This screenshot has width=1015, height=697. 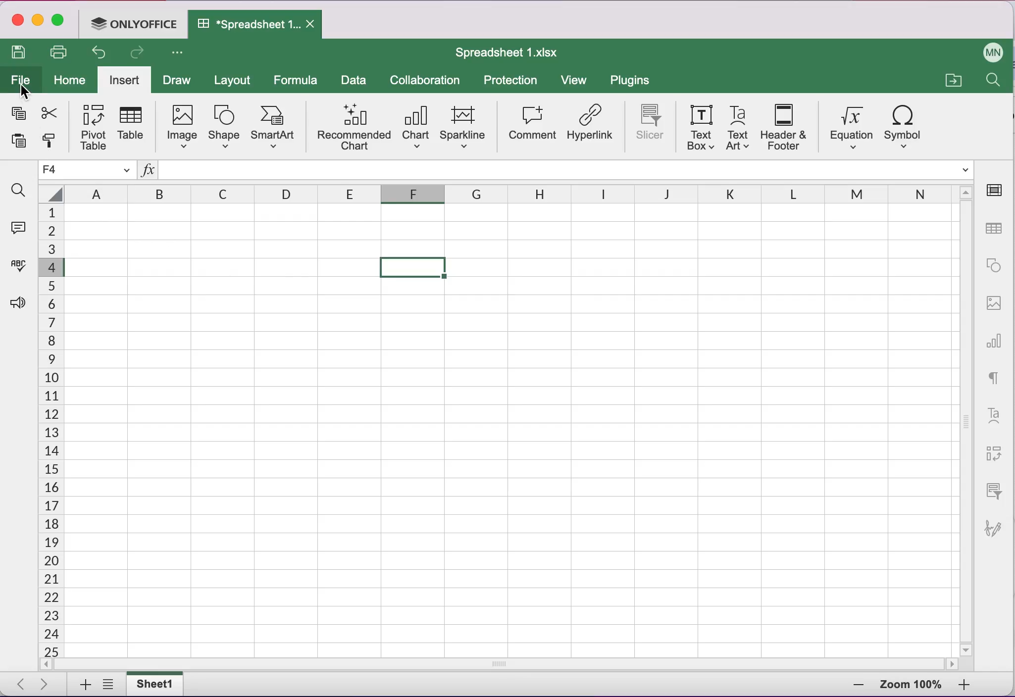 What do you see at coordinates (84, 685) in the screenshot?
I see `add sheet` at bounding box center [84, 685].